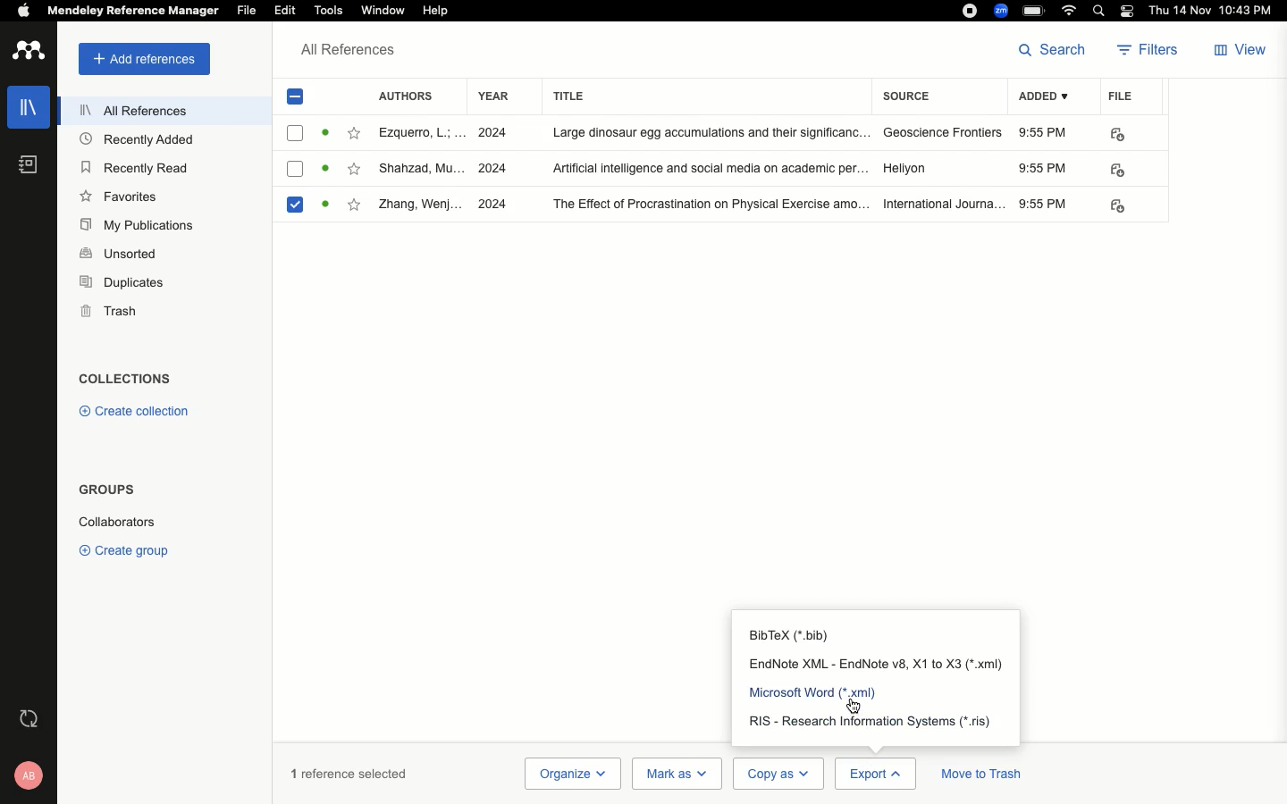 The height and width of the screenshot is (804, 1287). Describe the element at coordinates (23, 11) in the screenshot. I see `Apple logo` at that location.